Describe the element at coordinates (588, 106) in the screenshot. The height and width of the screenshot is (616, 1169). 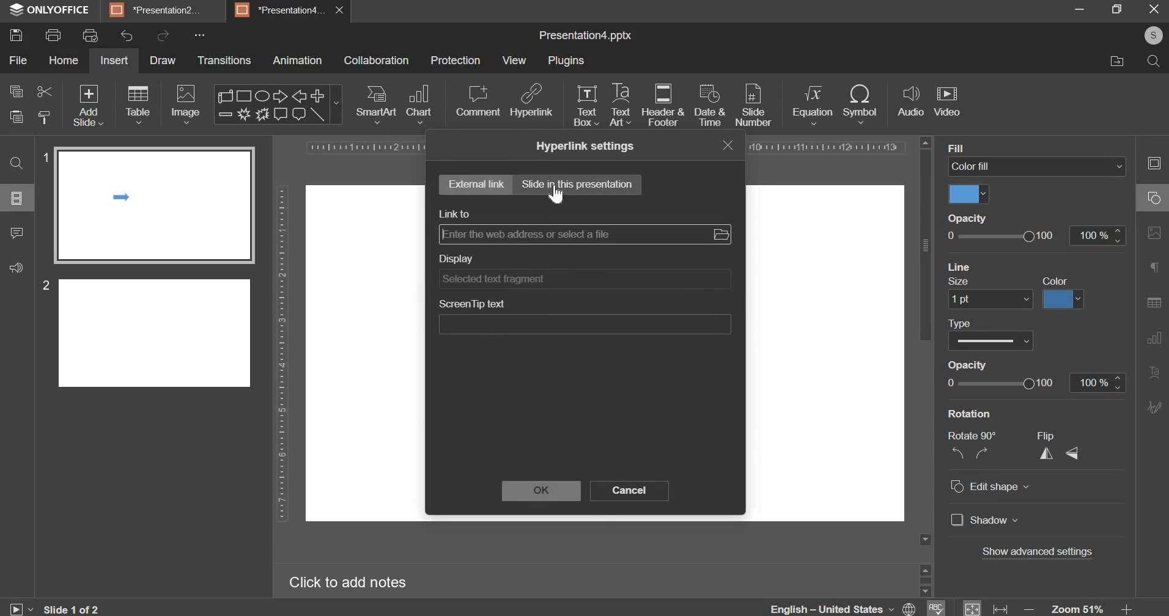
I see `text box` at that location.